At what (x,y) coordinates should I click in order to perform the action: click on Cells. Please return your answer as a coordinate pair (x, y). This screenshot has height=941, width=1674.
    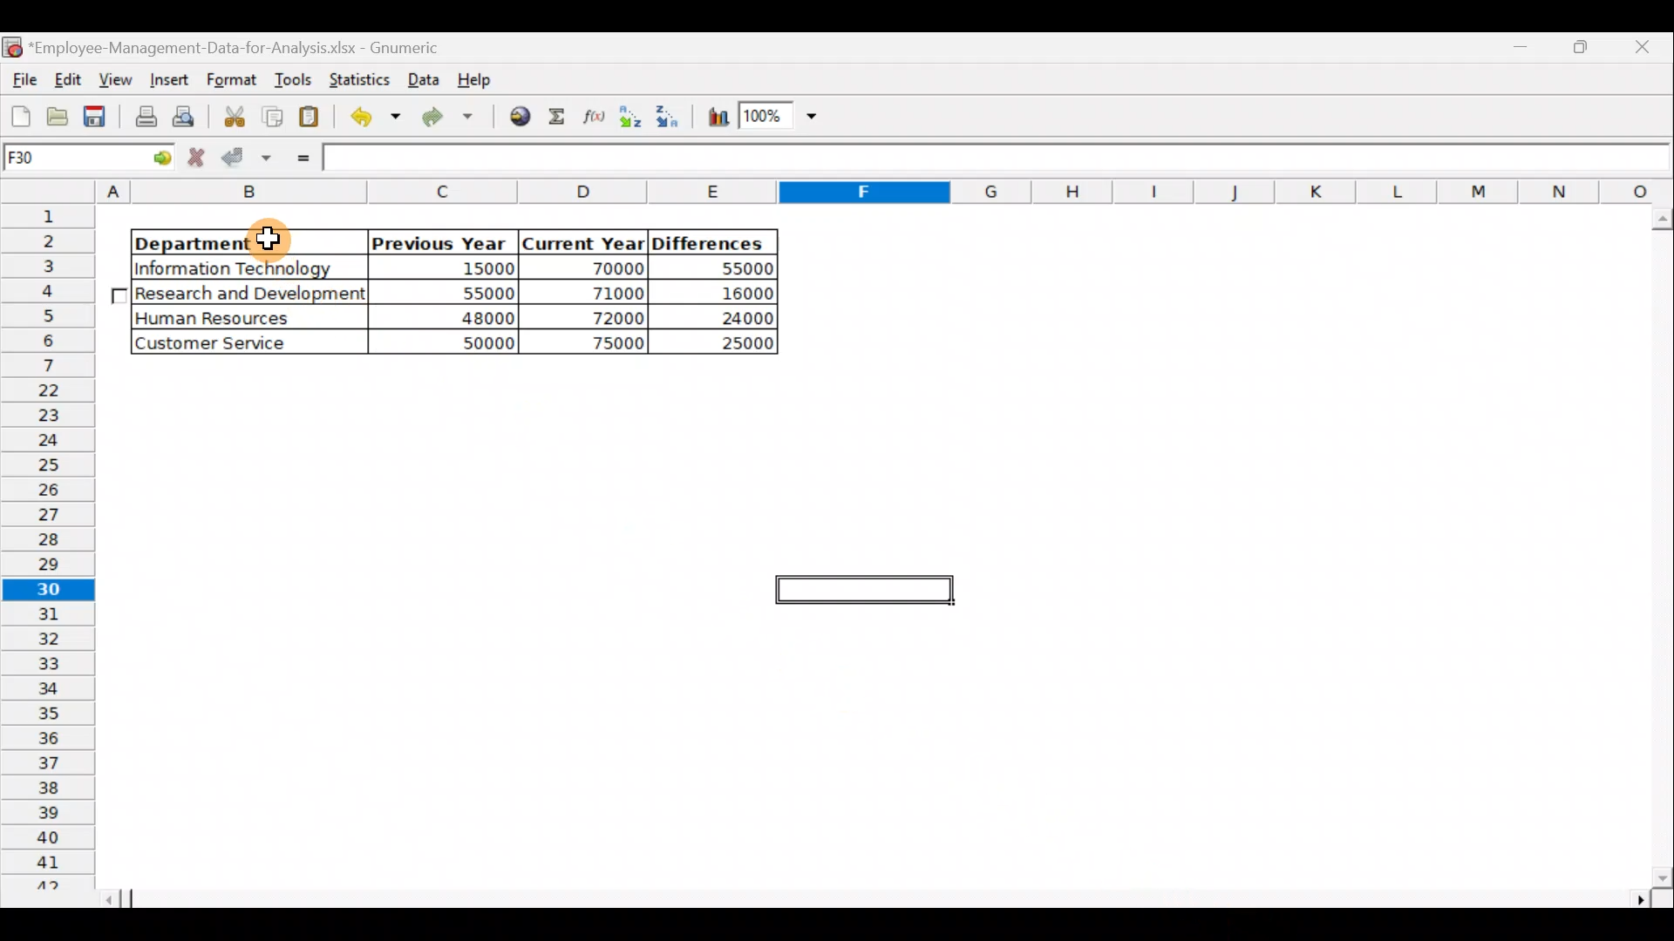
    Looking at the image, I should click on (870, 628).